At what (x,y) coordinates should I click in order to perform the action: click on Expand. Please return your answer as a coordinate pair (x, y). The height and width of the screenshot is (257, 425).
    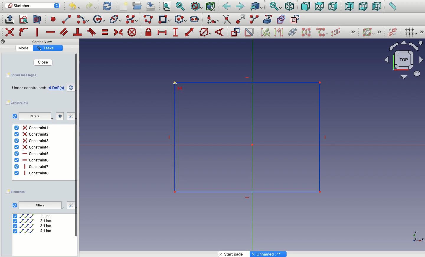
    Looking at the image, I should click on (422, 32).